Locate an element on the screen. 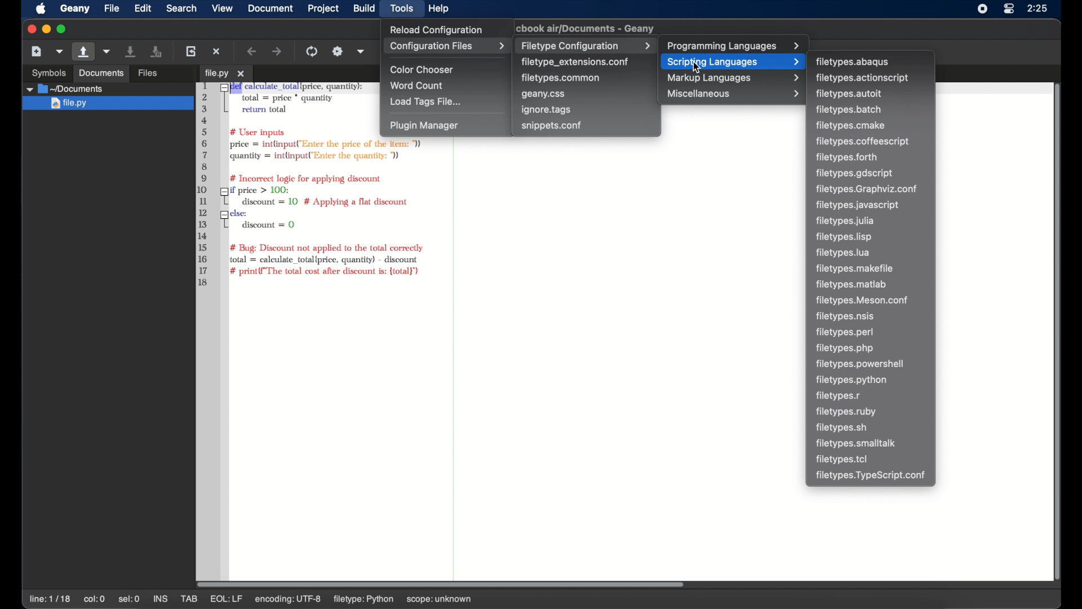 The width and height of the screenshot is (1082, 609). encoding: utf-8 is located at coordinates (322, 599).